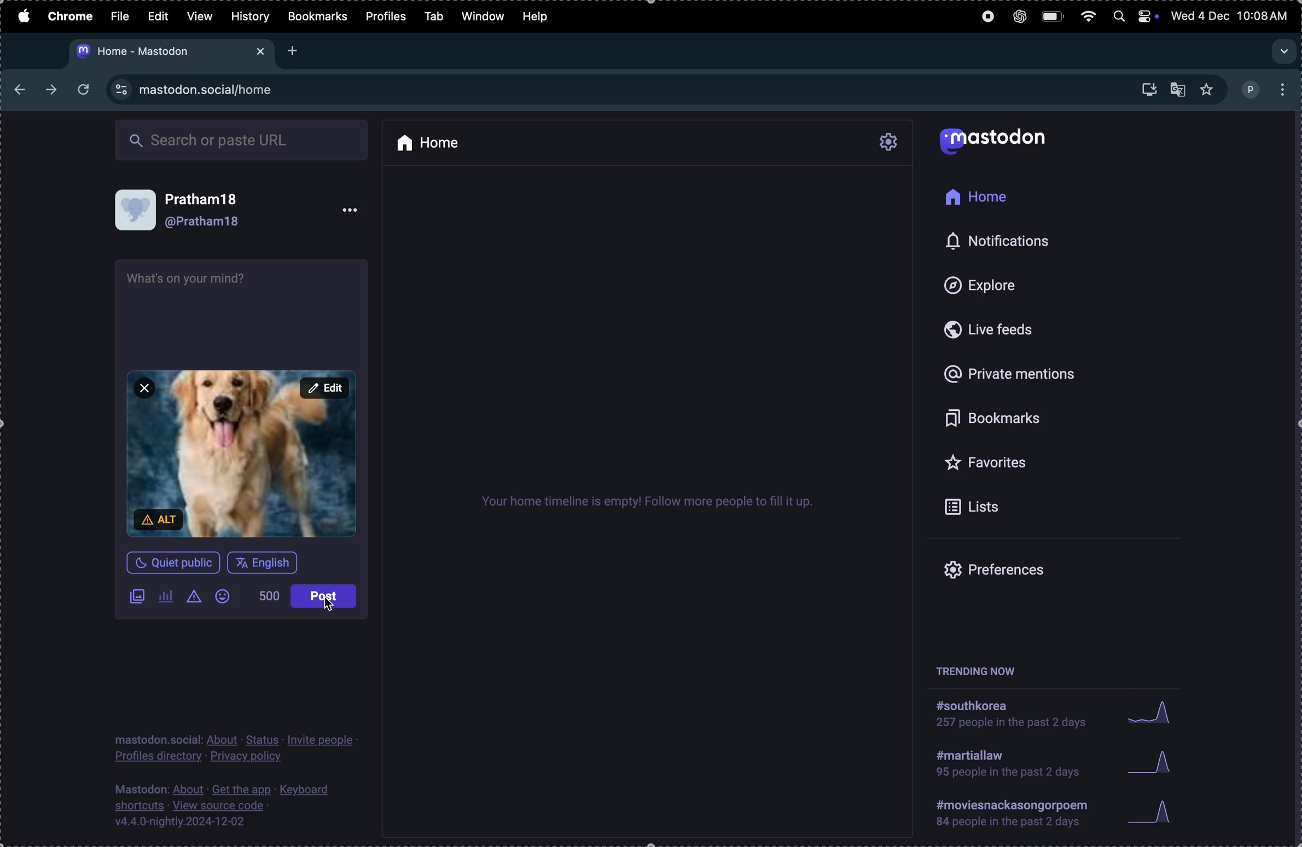  Describe the element at coordinates (136, 597) in the screenshot. I see `Images` at that location.